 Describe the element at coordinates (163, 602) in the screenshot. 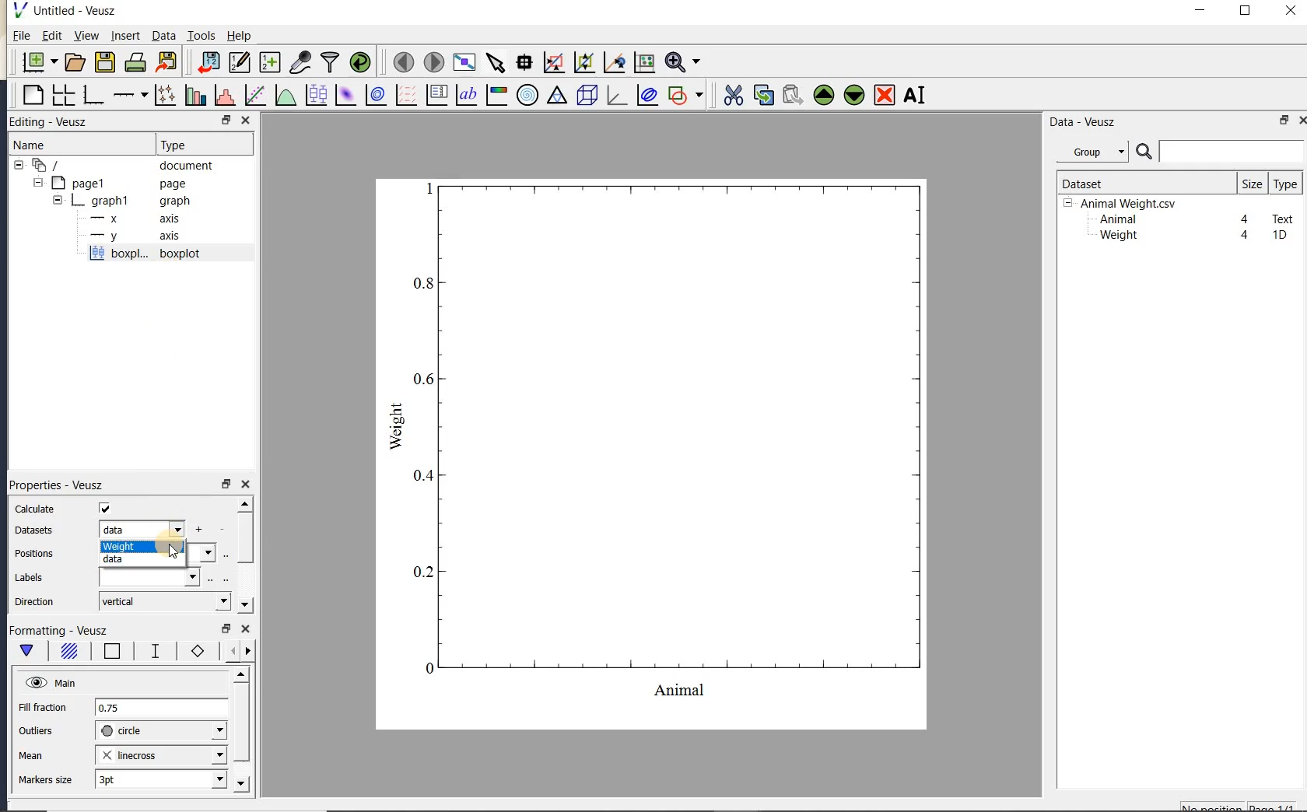

I see `vertical` at that location.